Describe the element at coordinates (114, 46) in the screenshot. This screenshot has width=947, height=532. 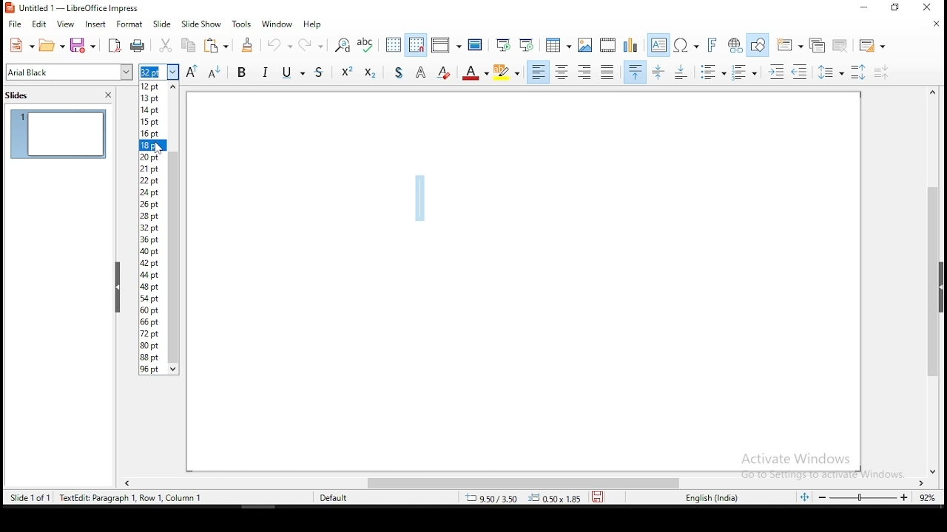
I see `export as pdf` at that location.